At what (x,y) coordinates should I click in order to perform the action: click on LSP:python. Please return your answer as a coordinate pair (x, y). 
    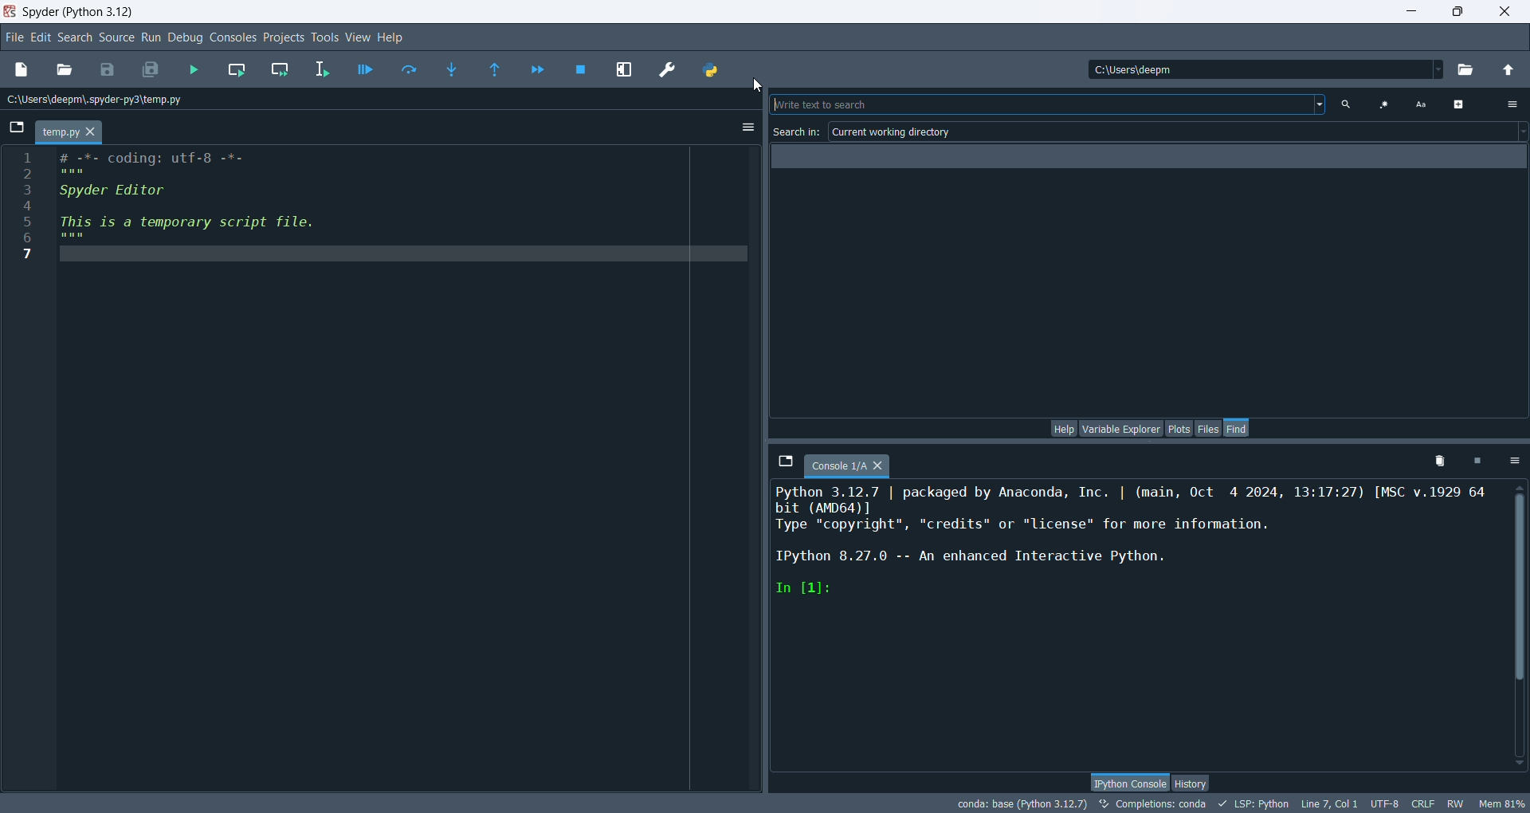
    Looking at the image, I should click on (1253, 803).